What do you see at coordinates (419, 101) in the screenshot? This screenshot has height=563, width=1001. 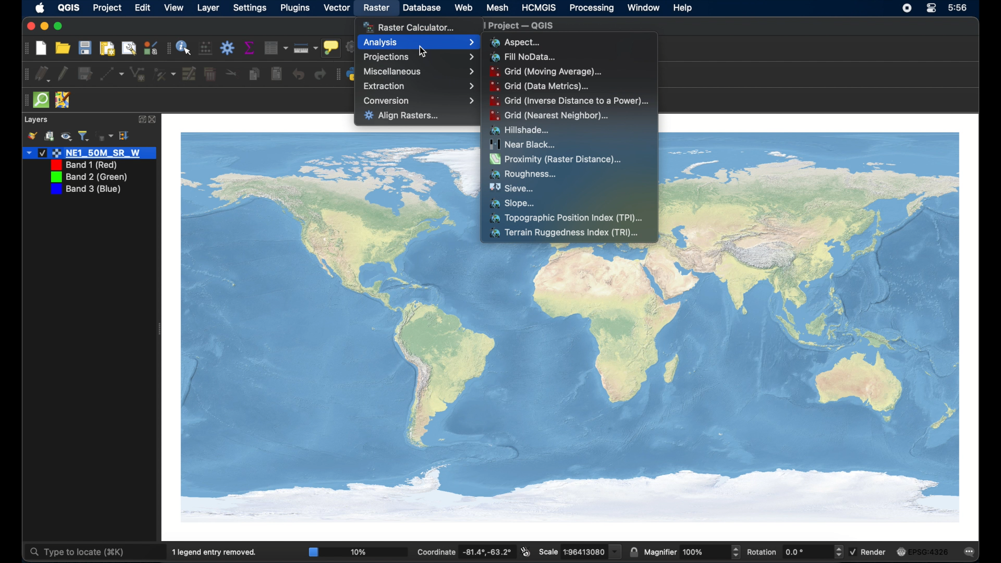 I see `conversion menu` at bounding box center [419, 101].